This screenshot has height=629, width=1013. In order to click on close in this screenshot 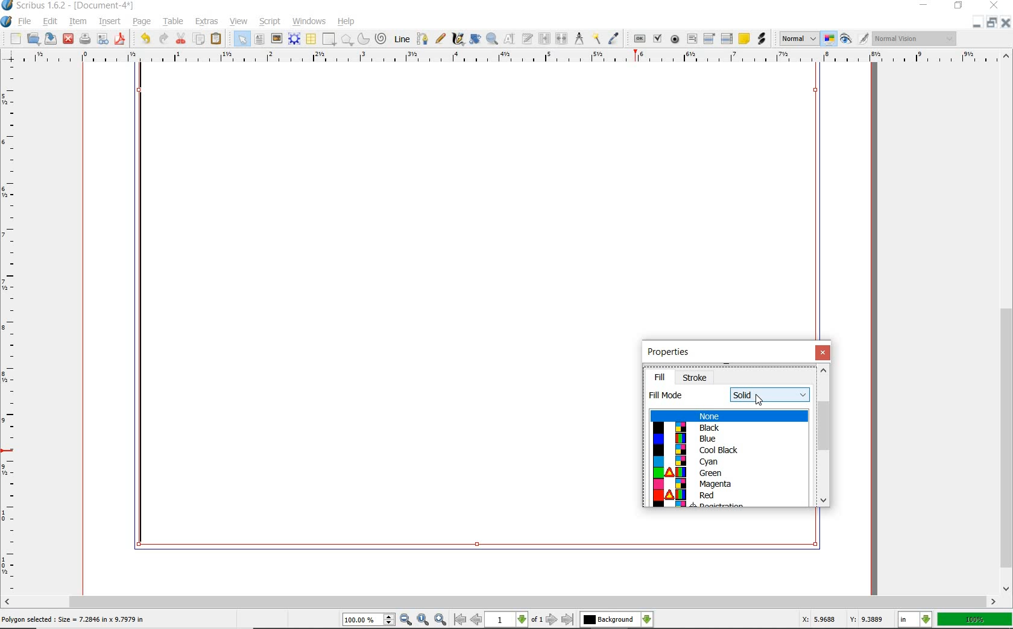, I will do `click(994, 6)`.